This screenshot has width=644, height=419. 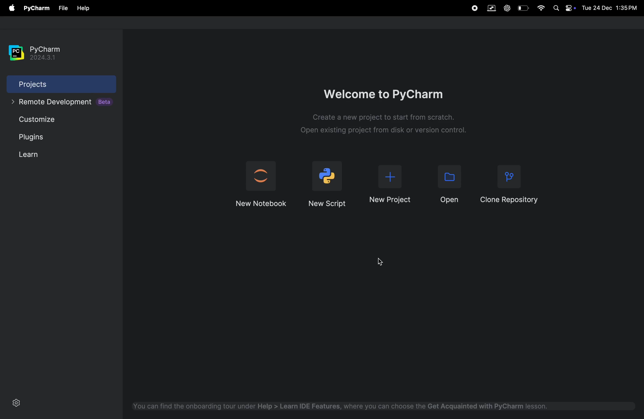 What do you see at coordinates (60, 103) in the screenshot?
I see `remote developement` at bounding box center [60, 103].